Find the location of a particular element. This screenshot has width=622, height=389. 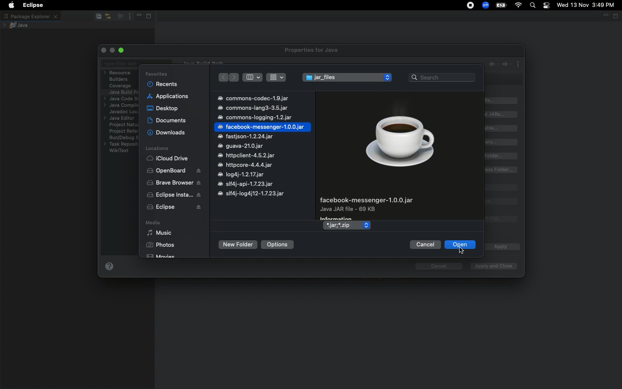

Migrate JAR file is located at coordinates (500, 220).